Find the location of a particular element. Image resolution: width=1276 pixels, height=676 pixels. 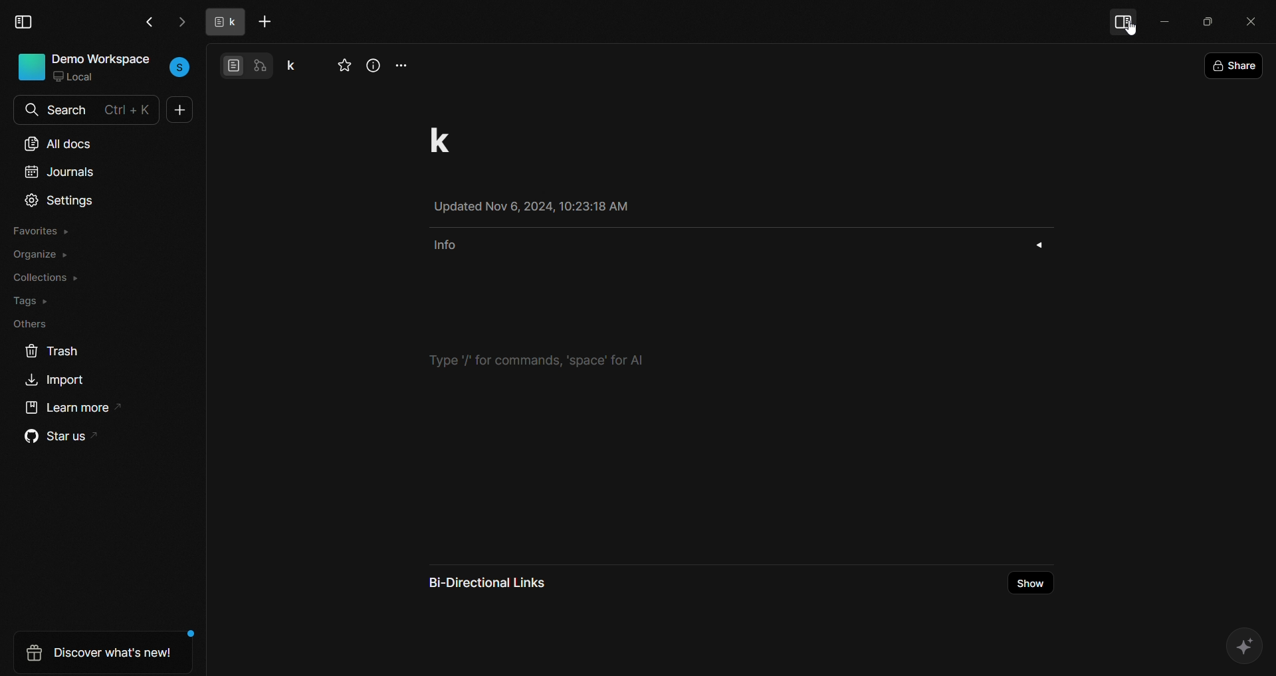

discover whats new is located at coordinates (96, 653).